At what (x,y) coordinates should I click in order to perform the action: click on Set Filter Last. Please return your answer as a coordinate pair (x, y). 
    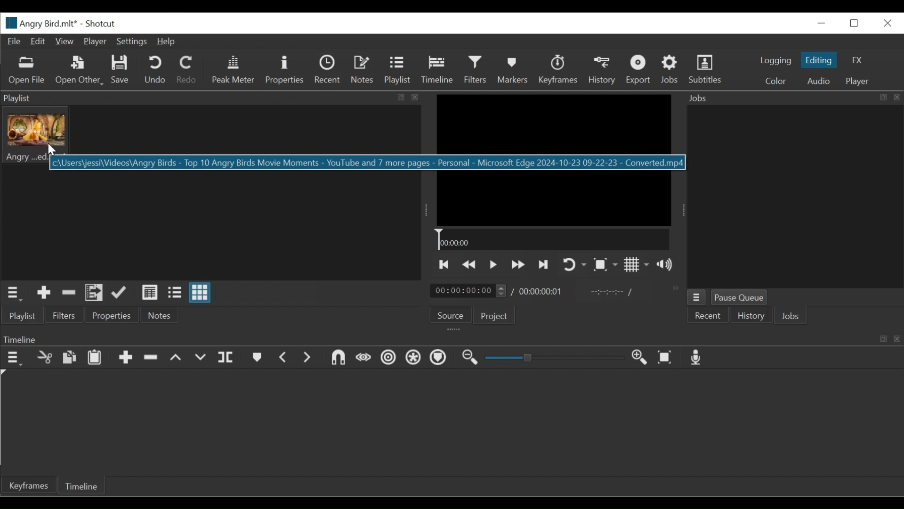
    Looking at the image, I should click on (335, 358).